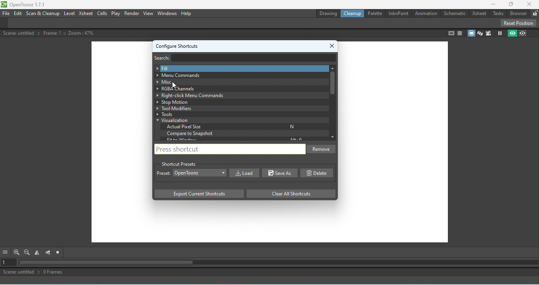 Image resolution: width=539 pixels, height=285 pixels. Describe the element at coordinates (198, 194) in the screenshot. I see `Export current shortcuts` at that location.